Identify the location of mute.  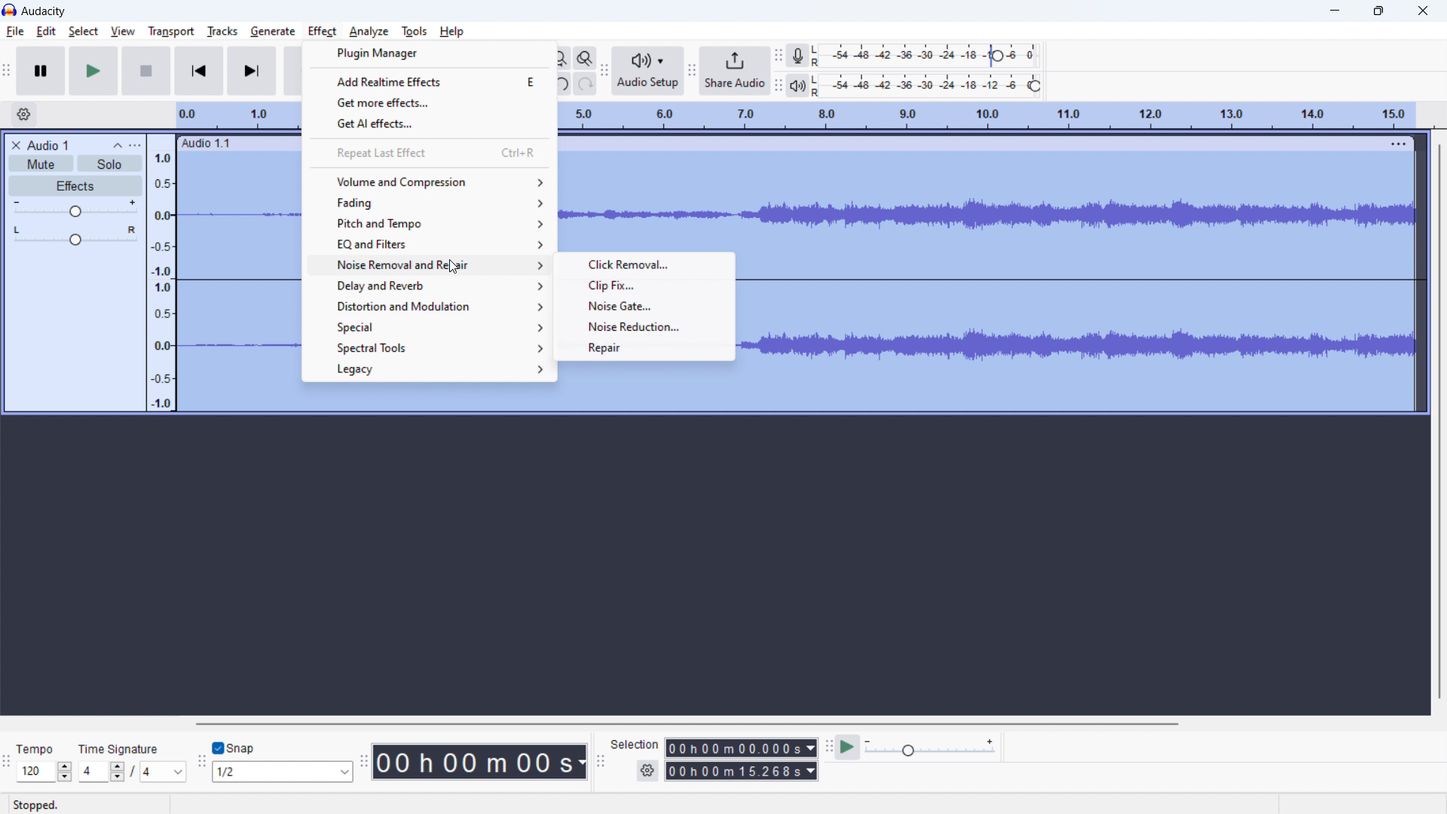
(41, 164).